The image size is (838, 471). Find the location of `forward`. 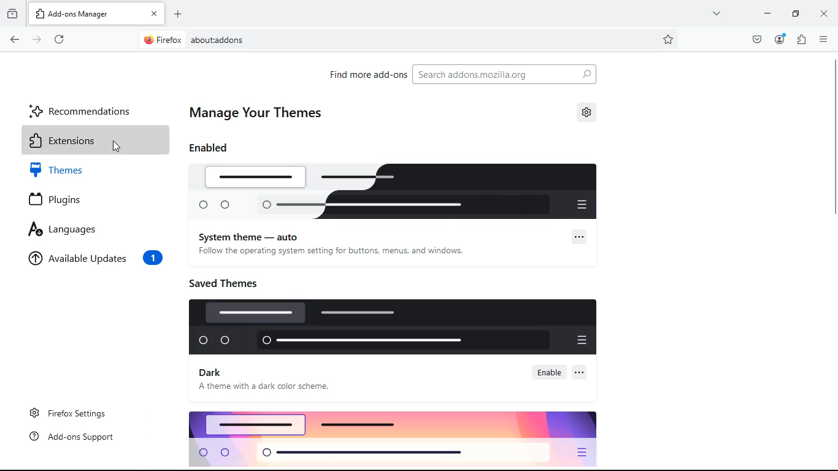

forward is located at coordinates (36, 40).